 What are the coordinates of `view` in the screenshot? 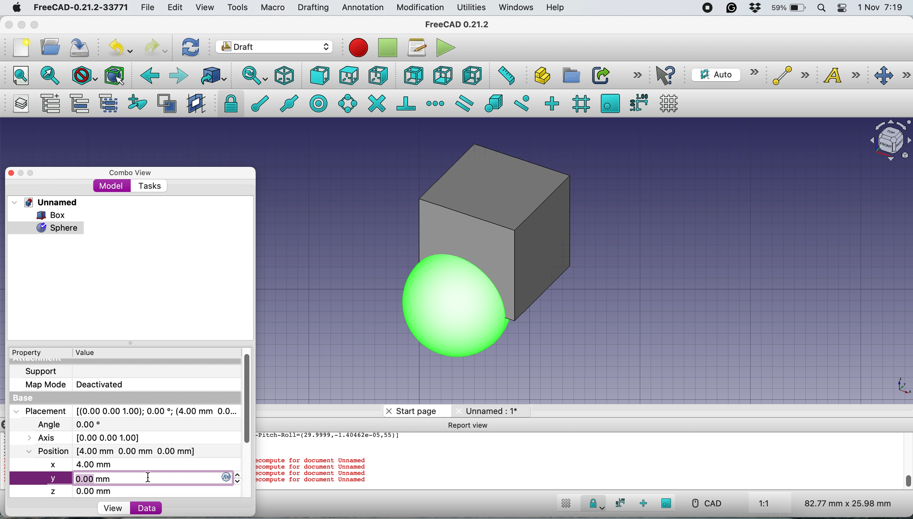 It's located at (208, 7).